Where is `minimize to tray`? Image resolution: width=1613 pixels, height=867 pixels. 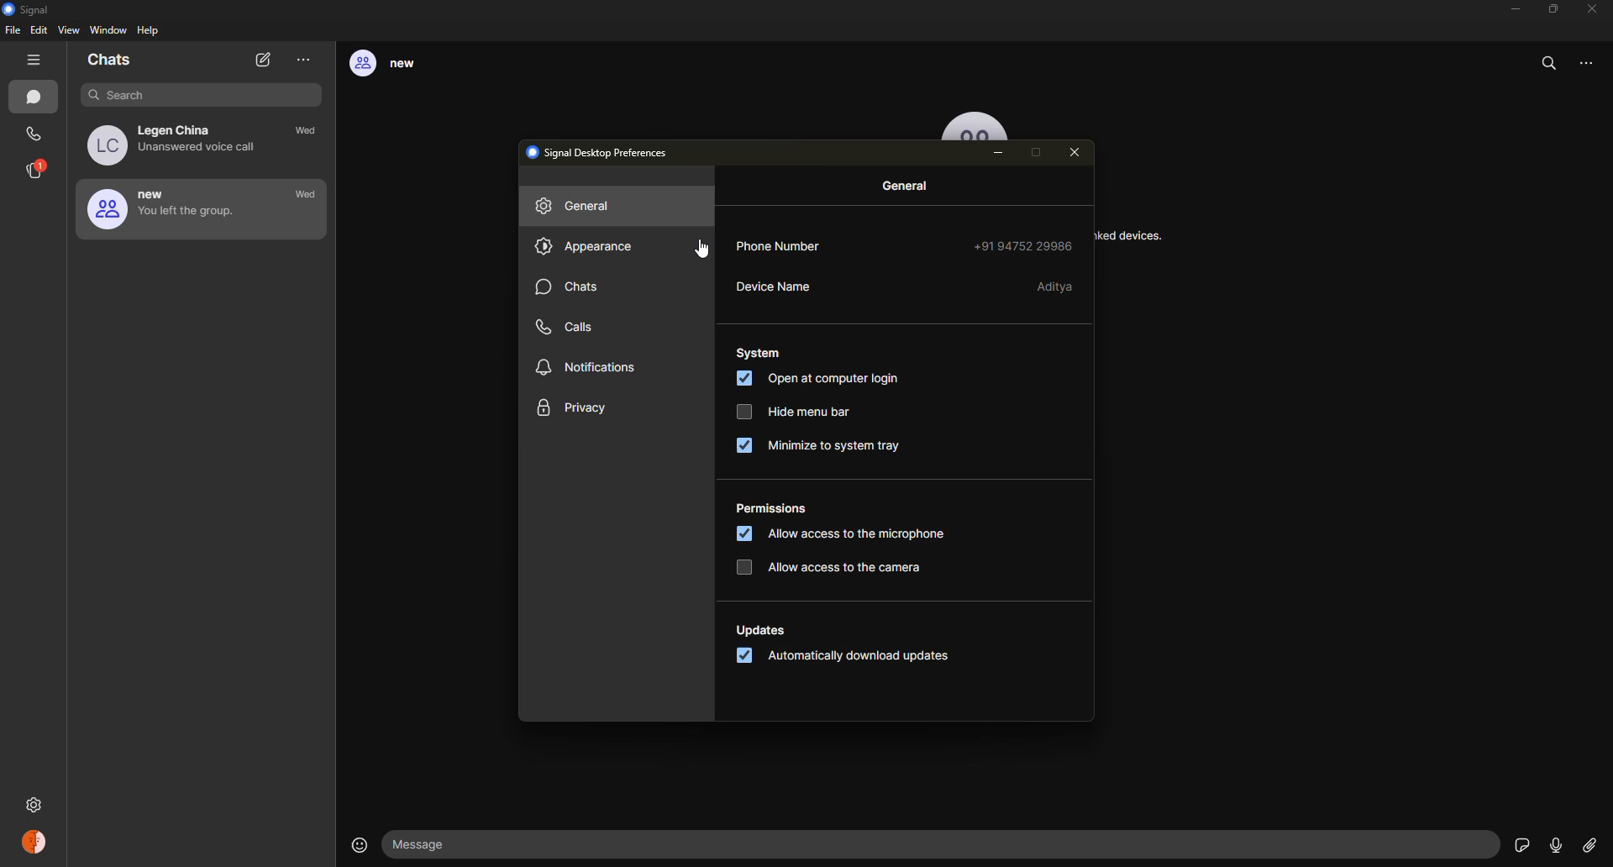 minimize to tray is located at coordinates (824, 449).